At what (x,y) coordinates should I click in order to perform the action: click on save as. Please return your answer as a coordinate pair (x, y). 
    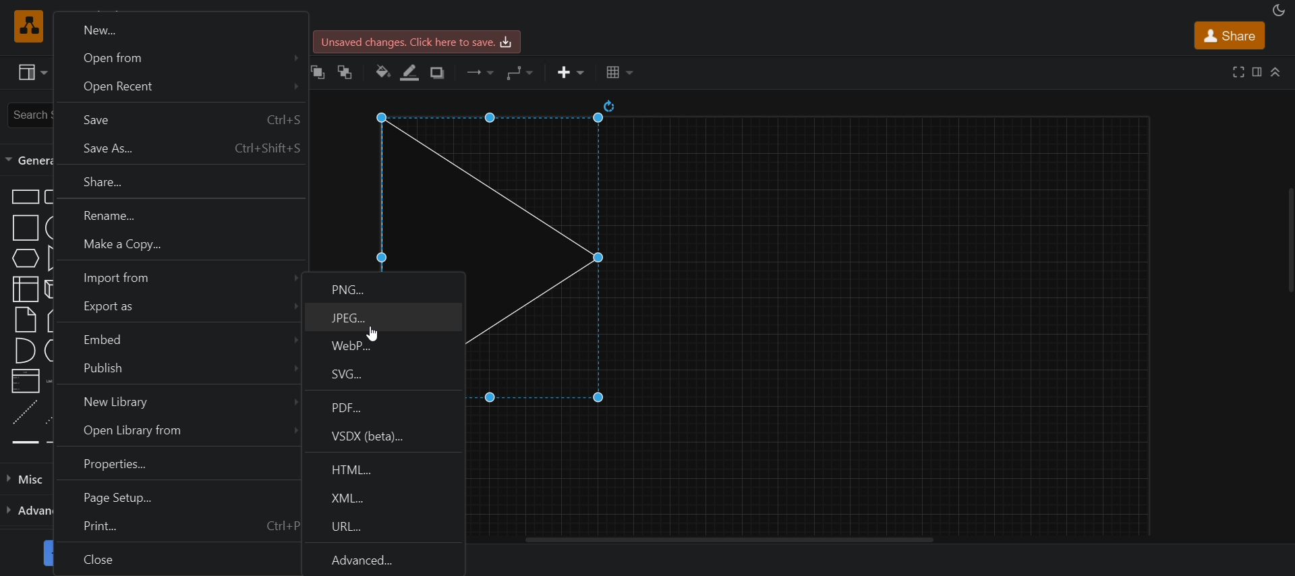
    Looking at the image, I should click on (177, 149).